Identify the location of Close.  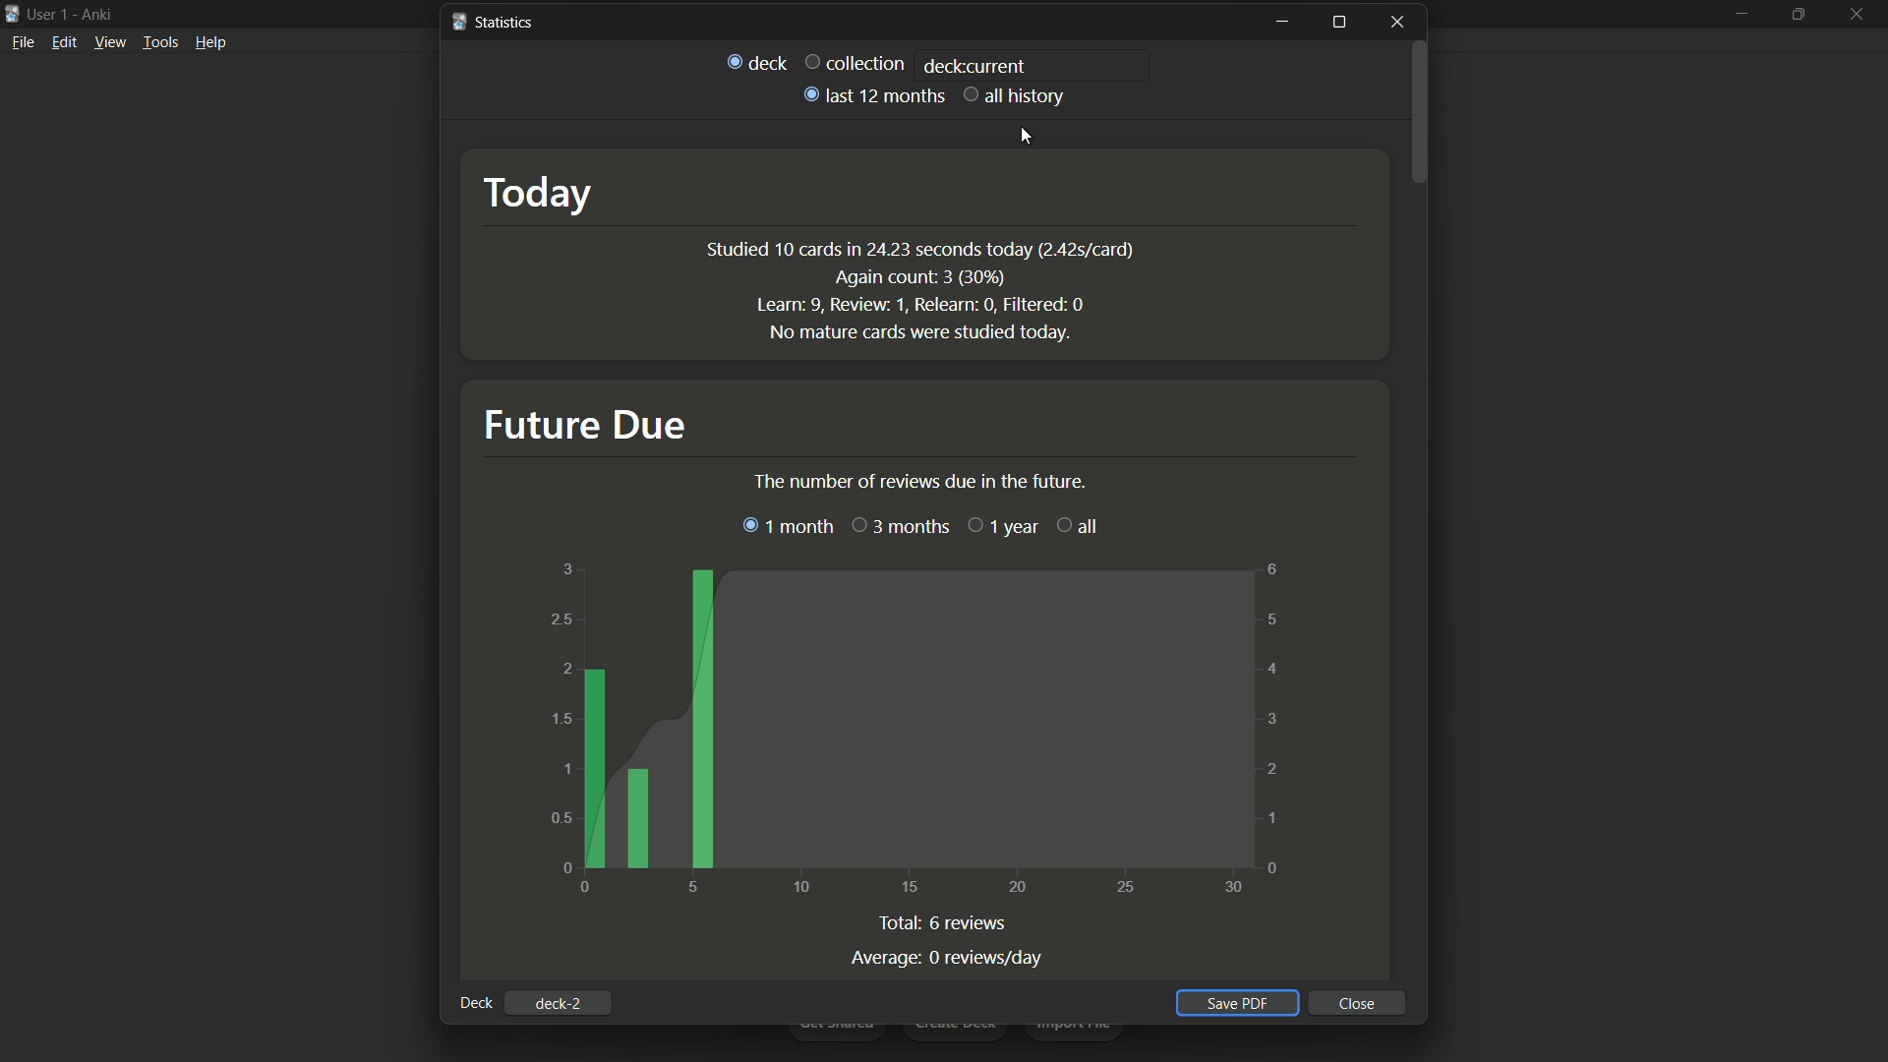
(1401, 22).